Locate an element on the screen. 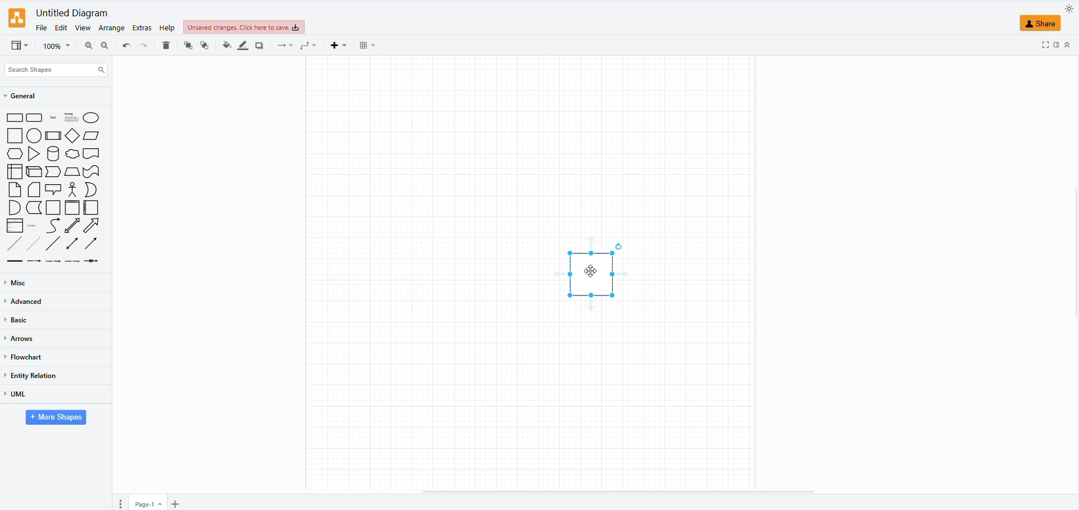  flowchart is located at coordinates (25, 357).